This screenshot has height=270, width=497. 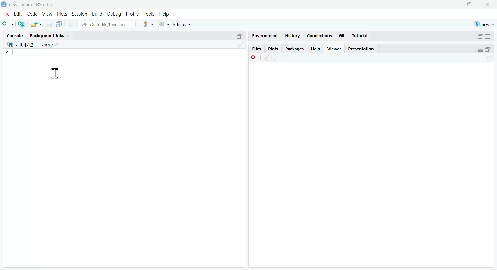 I want to click on Environment, so click(x=263, y=35).